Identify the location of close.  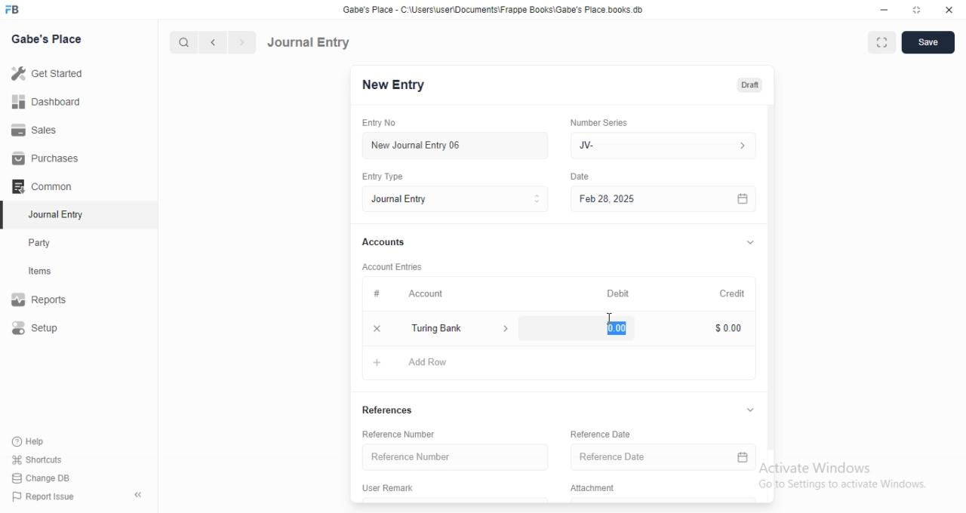
(949, 11).